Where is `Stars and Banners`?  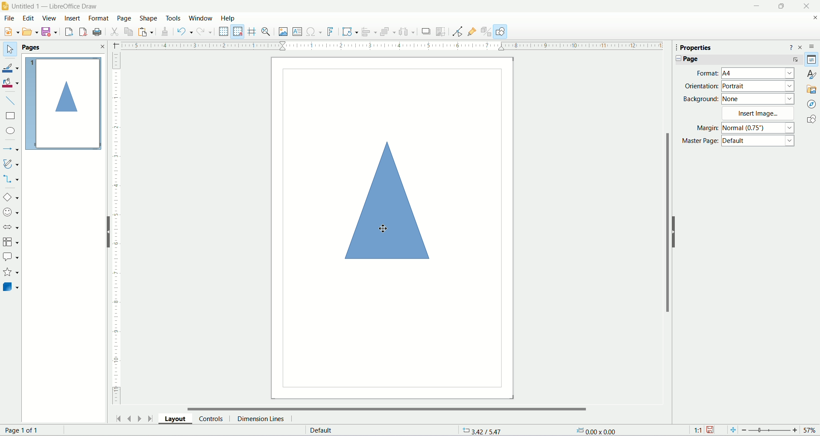 Stars and Banners is located at coordinates (12, 272).